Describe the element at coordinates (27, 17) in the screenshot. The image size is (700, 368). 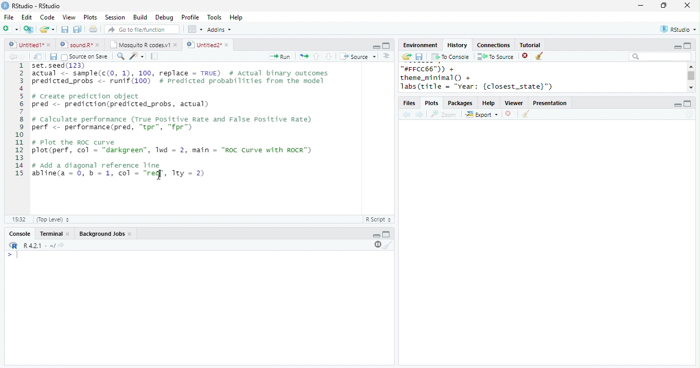
I see `Edit` at that location.